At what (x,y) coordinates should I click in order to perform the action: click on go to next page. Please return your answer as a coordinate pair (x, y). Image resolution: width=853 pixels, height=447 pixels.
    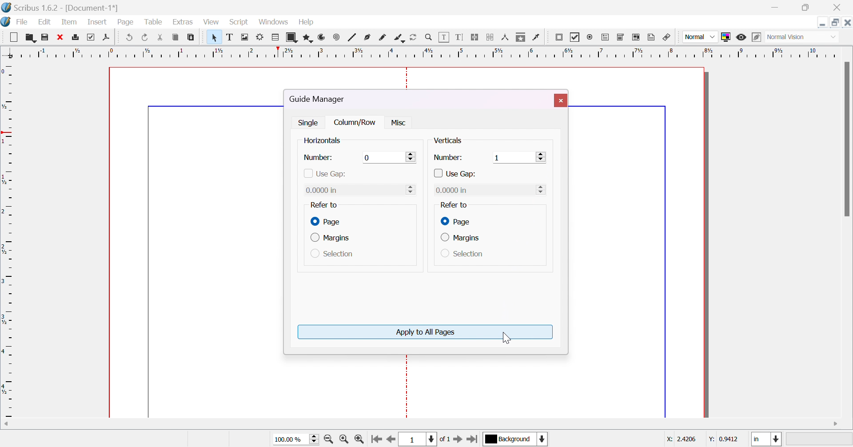
    Looking at the image, I should click on (458, 439).